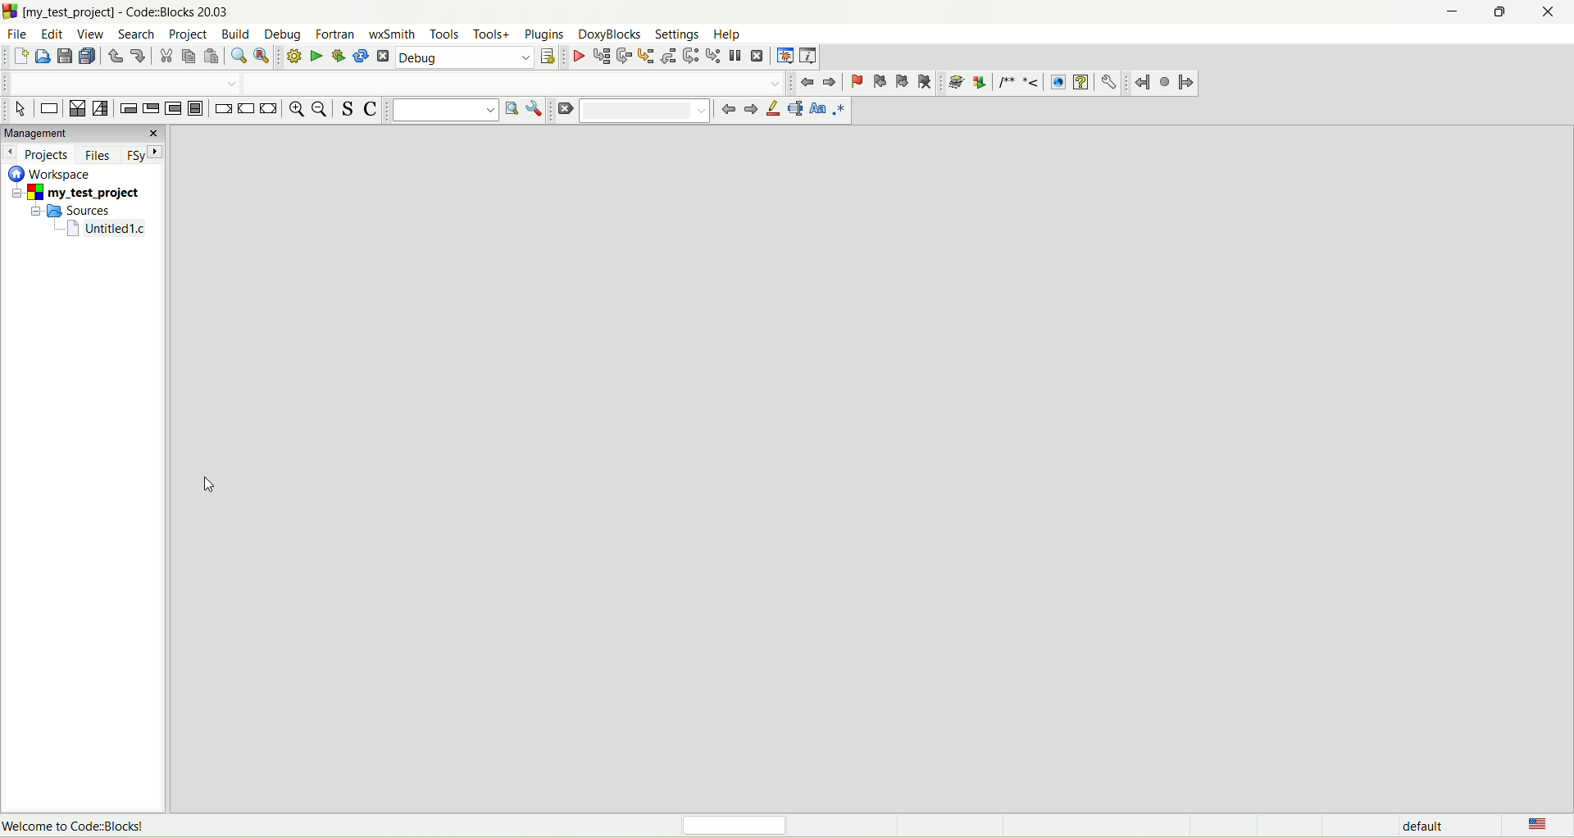  What do you see at coordinates (78, 827) in the screenshot?
I see `Welcome to Code:Blocks!` at bounding box center [78, 827].